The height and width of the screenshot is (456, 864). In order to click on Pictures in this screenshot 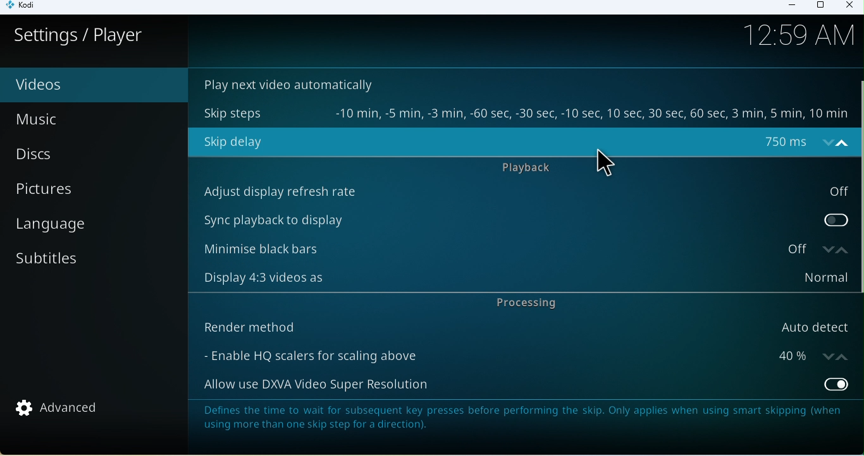, I will do `click(96, 189)`.